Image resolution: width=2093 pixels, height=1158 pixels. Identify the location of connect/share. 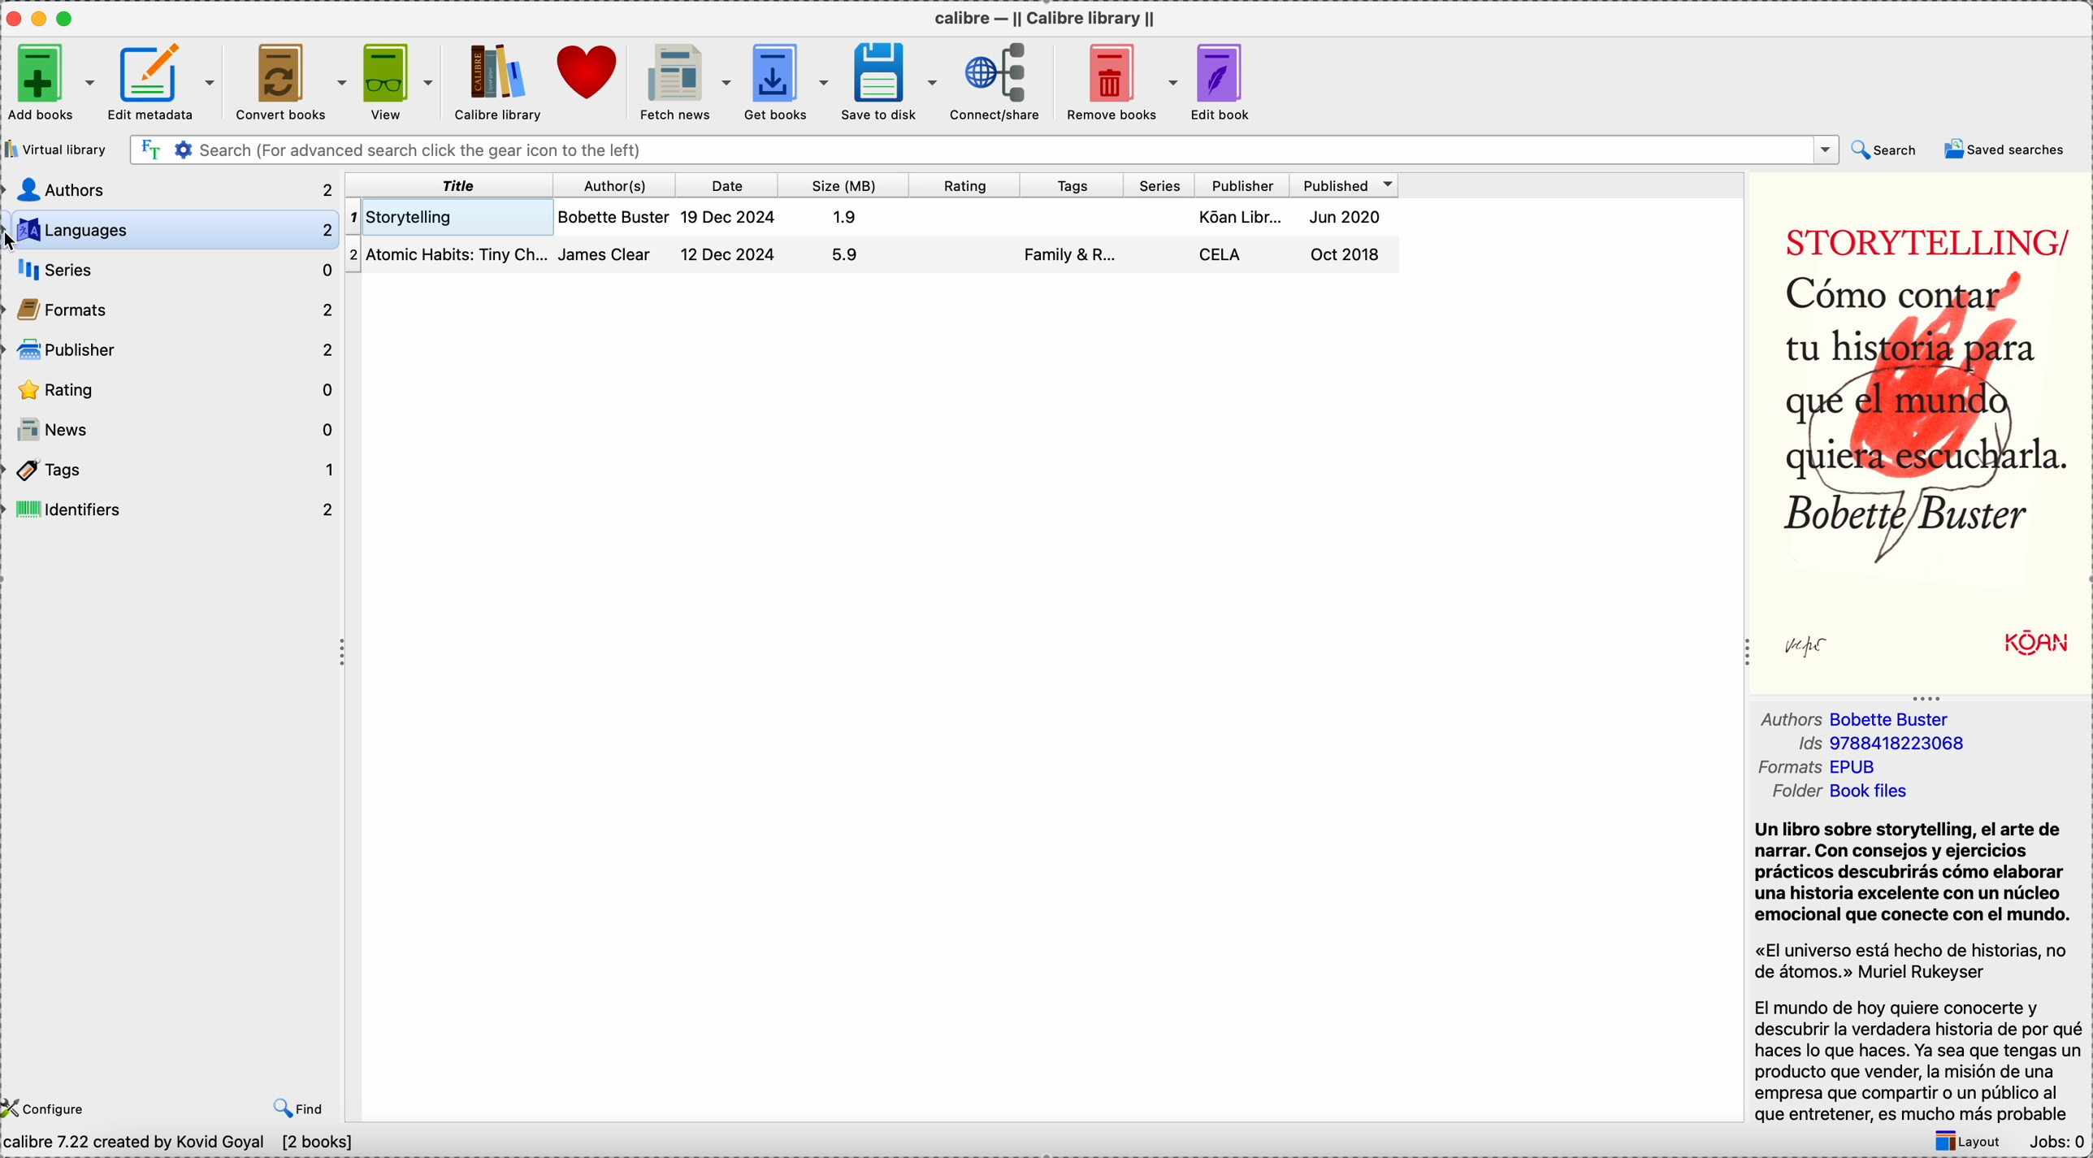
(1000, 82).